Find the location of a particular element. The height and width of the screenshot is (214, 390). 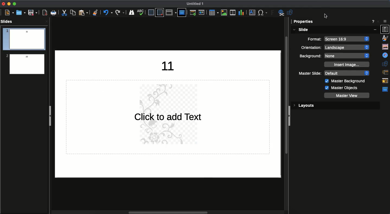

Print is located at coordinates (54, 13).